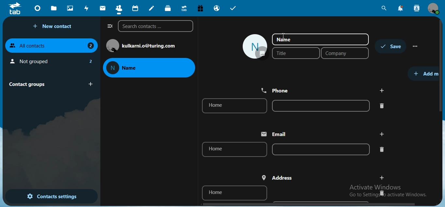 This screenshot has width=445, height=207. What do you see at coordinates (417, 9) in the screenshot?
I see `search contacts` at bounding box center [417, 9].